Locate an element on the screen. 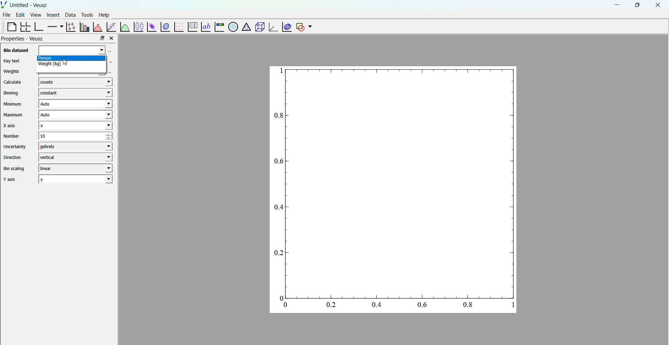  Arrange a graph in a grid is located at coordinates (25, 27).